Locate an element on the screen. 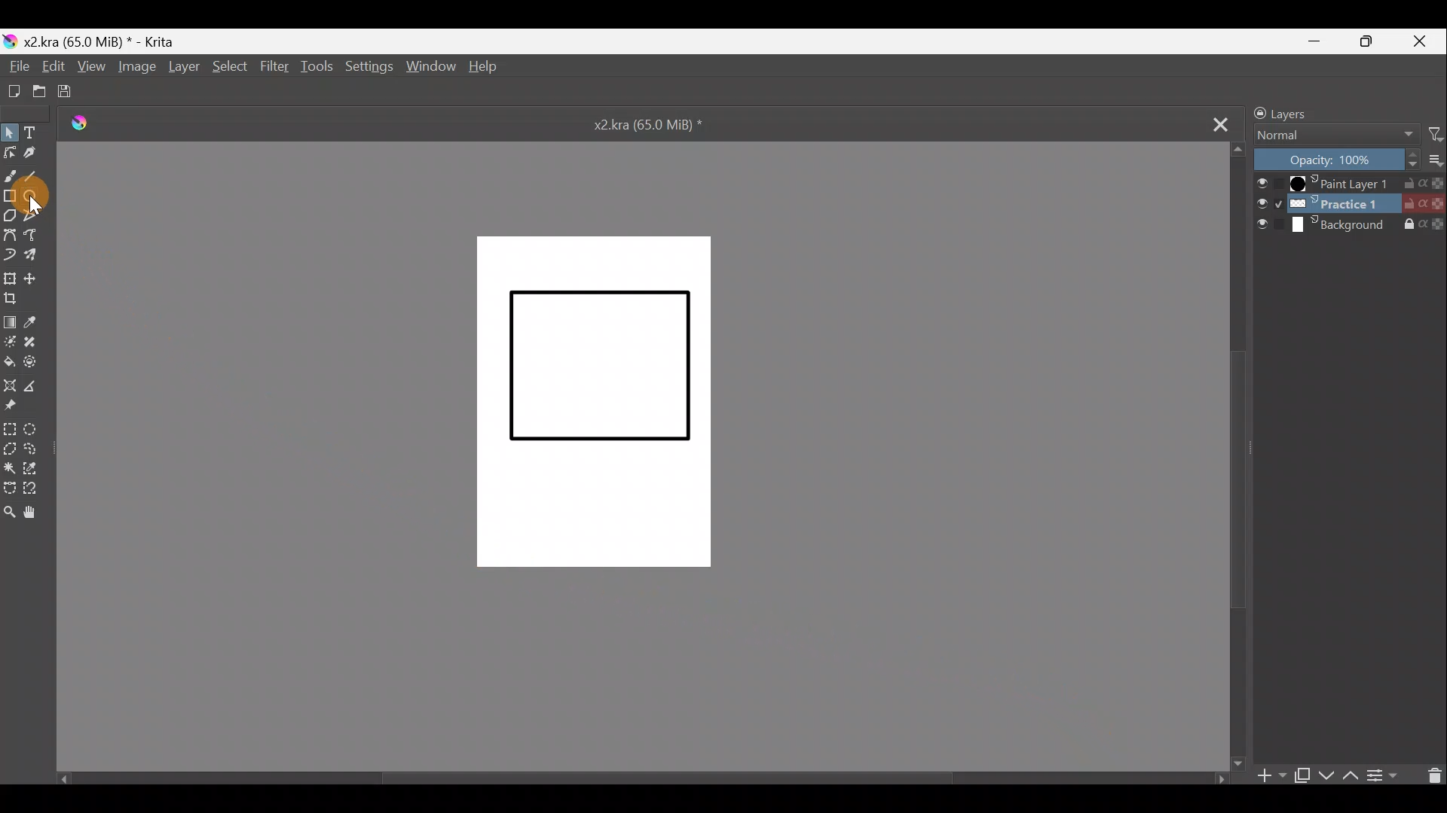  Pan tool is located at coordinates (38, 512).